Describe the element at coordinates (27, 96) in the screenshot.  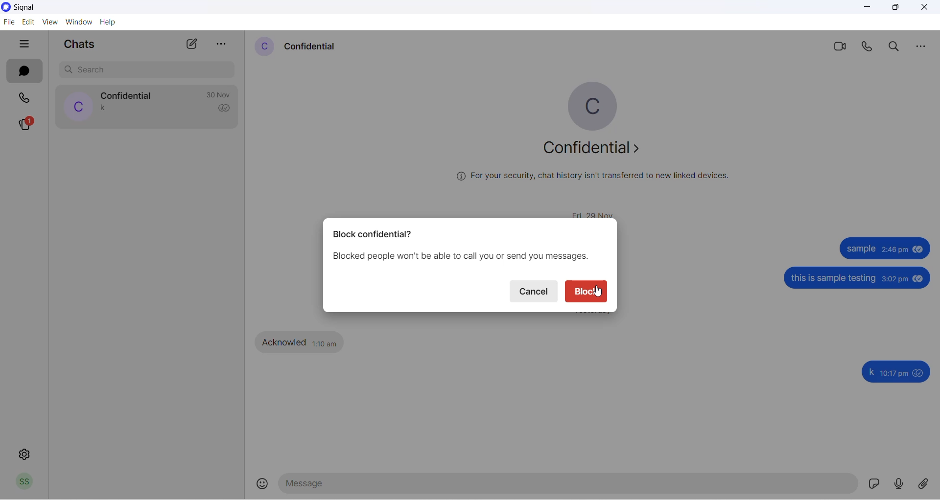
I see `calls` at that location.